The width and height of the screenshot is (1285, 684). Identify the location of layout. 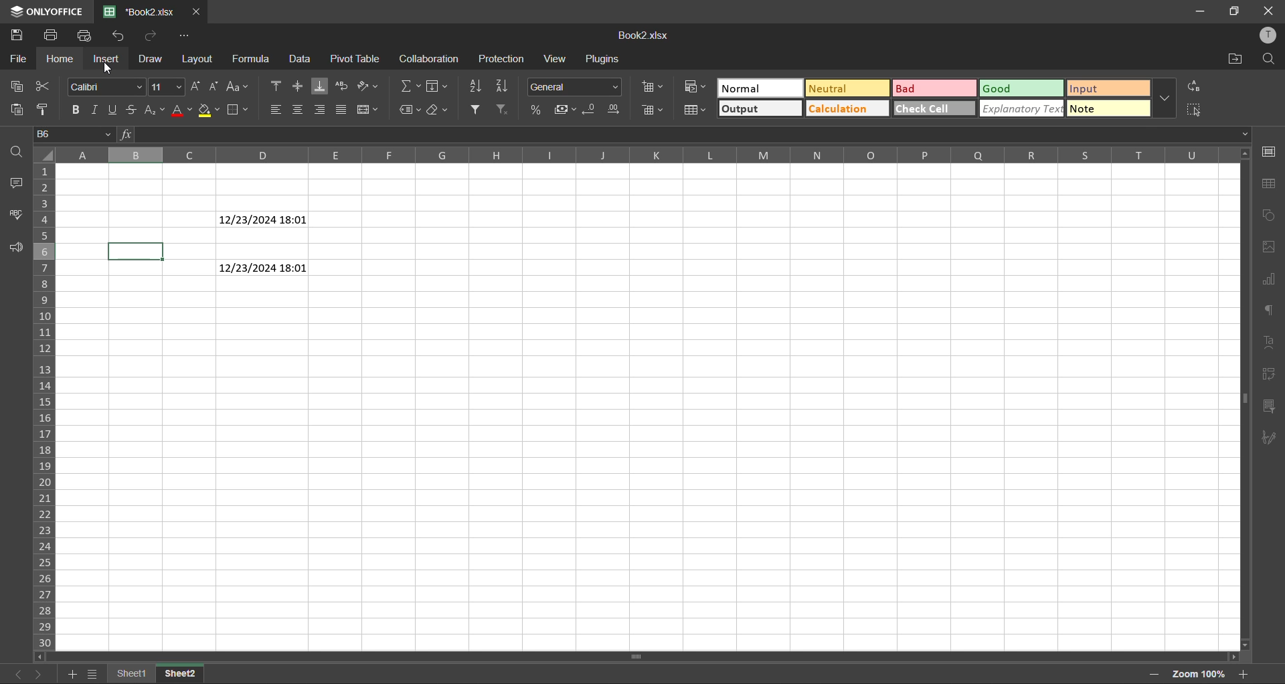
(204, 59).